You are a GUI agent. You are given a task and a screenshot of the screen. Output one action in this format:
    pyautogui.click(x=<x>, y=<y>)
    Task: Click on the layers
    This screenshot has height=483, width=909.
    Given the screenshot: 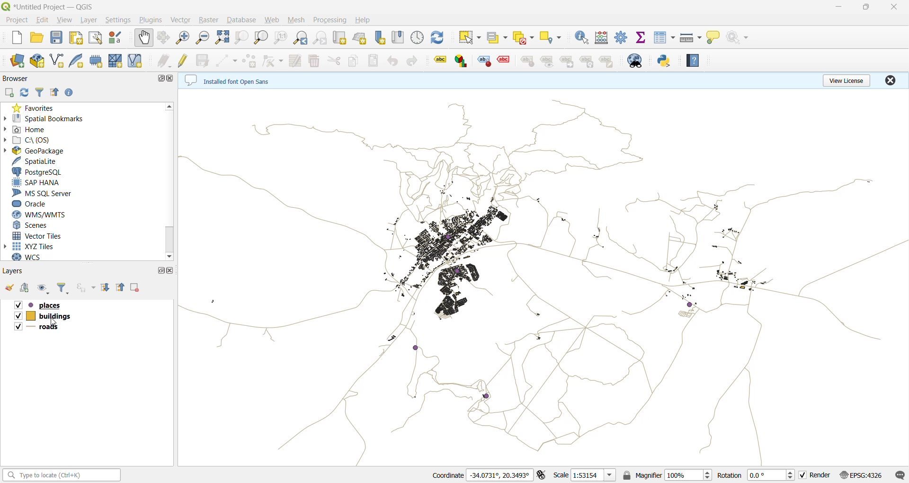 What is the action you would take?
    pyautogui.click(x=543, y=276)
    